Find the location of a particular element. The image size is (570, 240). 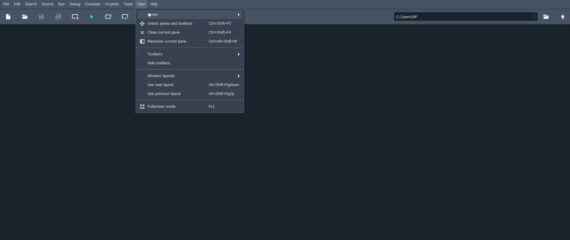

Run current cell and go to the next one is located at coordinates (126, 17).